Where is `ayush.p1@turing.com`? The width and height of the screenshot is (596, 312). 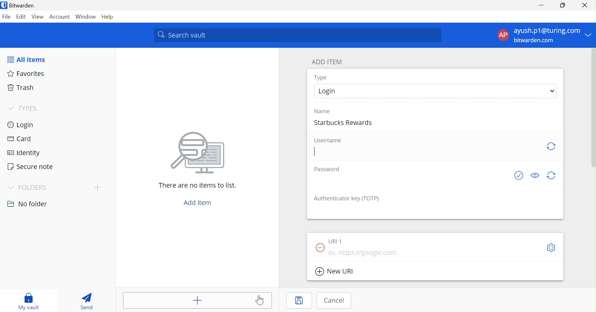 ayush.p1@turing.com is located at coordinates (547, 30).